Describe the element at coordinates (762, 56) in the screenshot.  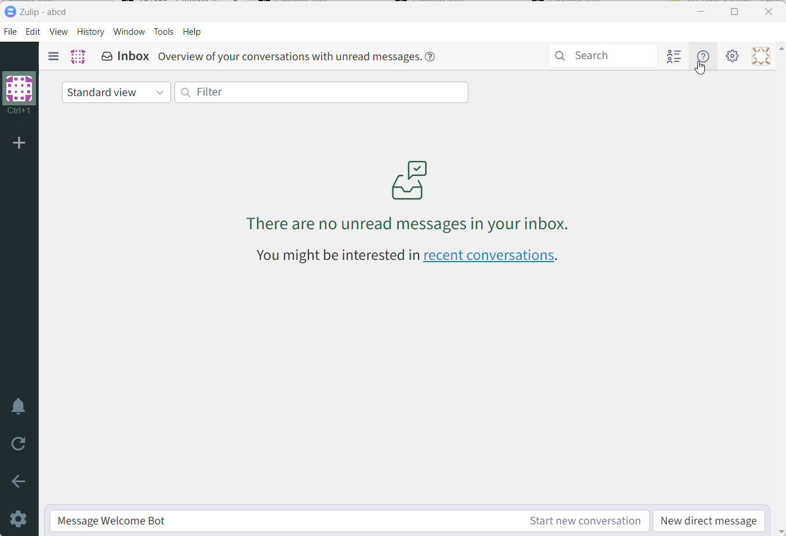
I see `Personal menu` at that location.